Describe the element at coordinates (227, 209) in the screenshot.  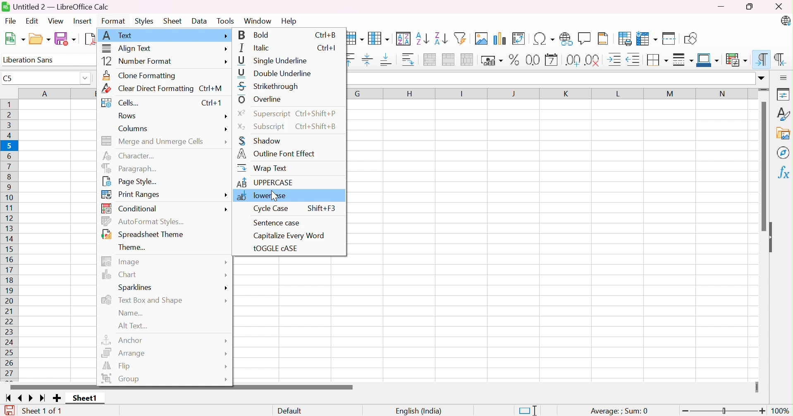
I see `more` at that location.